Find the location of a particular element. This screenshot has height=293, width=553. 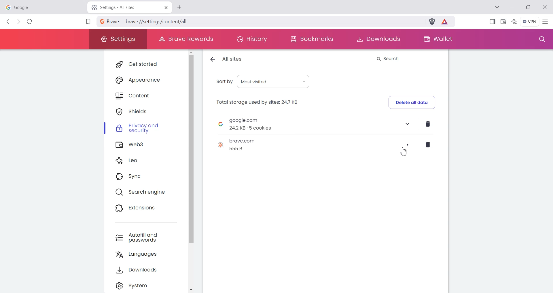

Brave site is located at coordinates (314, 144).